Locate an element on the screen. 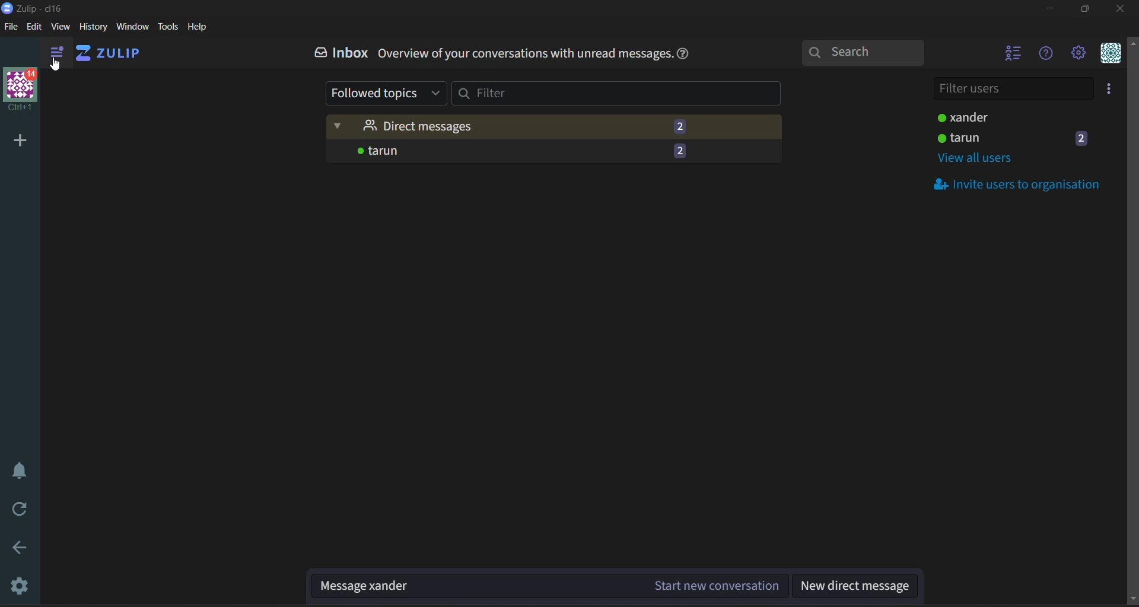 This screenshot has width=1139, height=607. Message xander (Start new conversation) is located at coordinates (546, 587).